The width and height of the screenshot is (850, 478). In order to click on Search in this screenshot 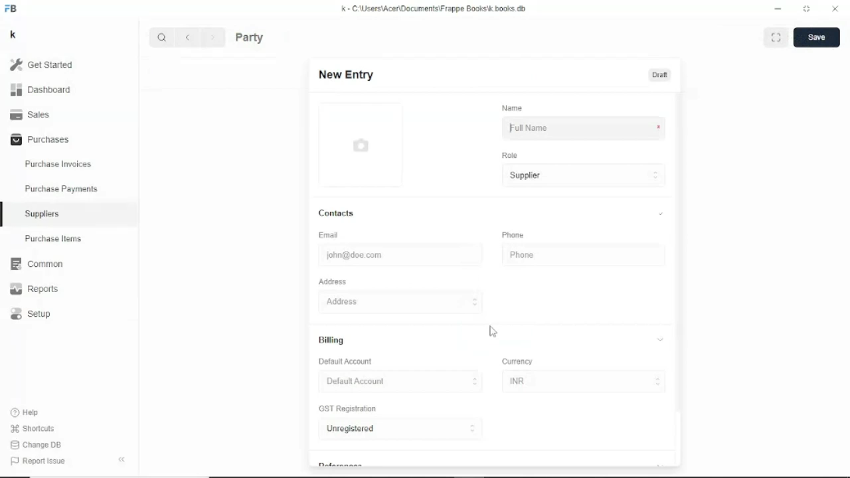, I will do `click(162, 37)`.